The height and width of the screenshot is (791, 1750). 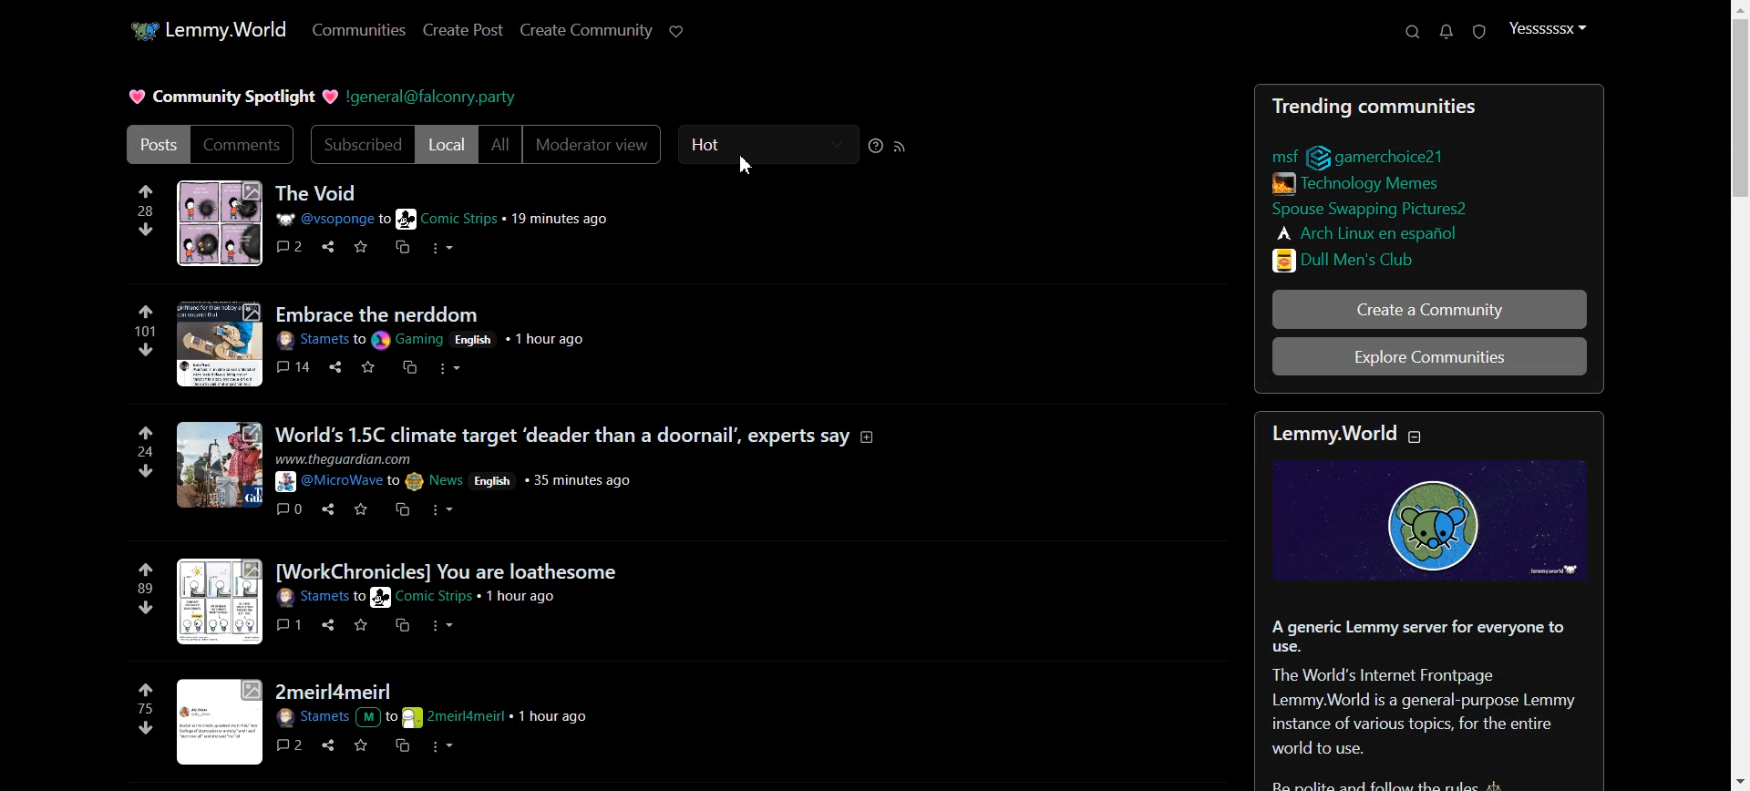 I want to click on , so click(x=290, y=508).